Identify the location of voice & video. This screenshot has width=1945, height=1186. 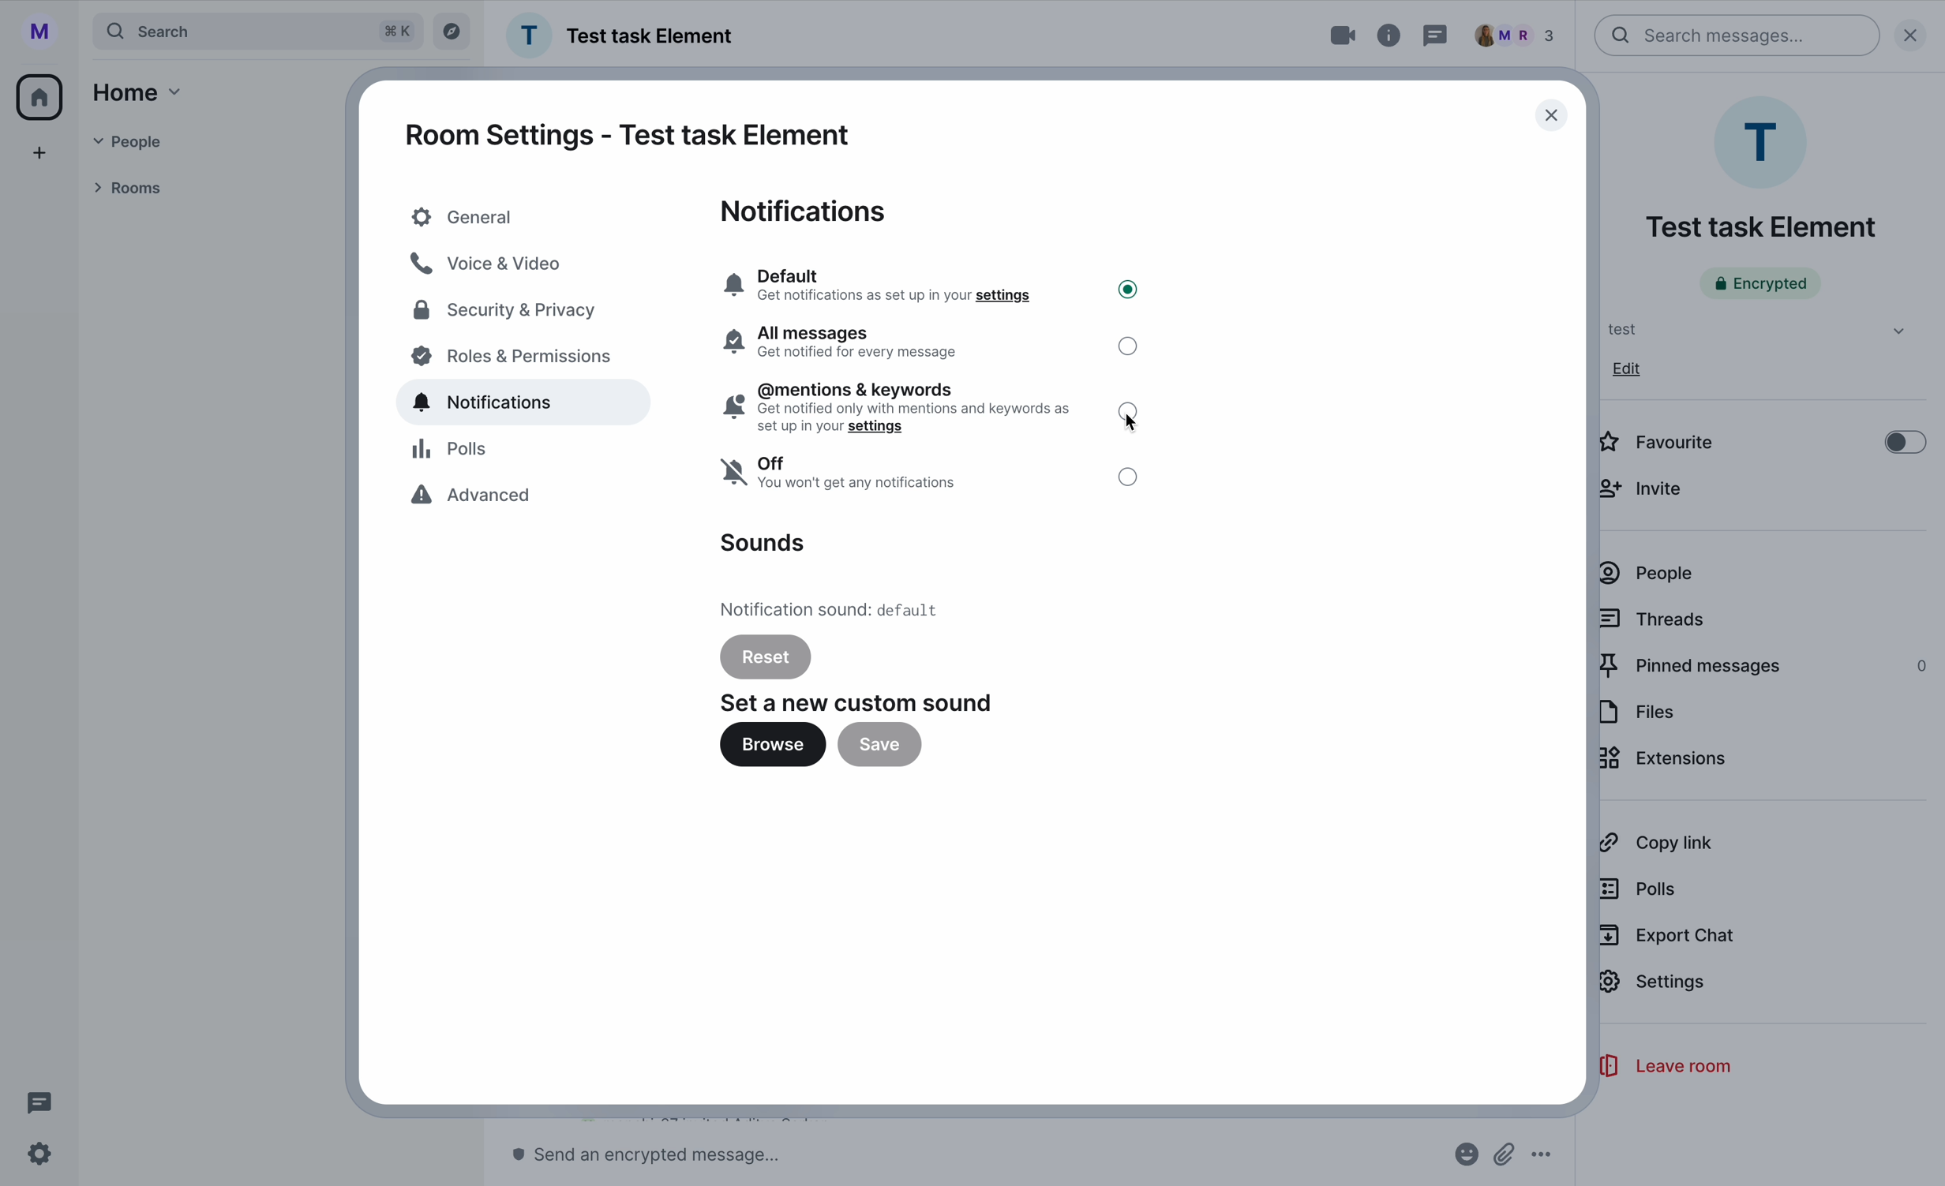
(489, 263).